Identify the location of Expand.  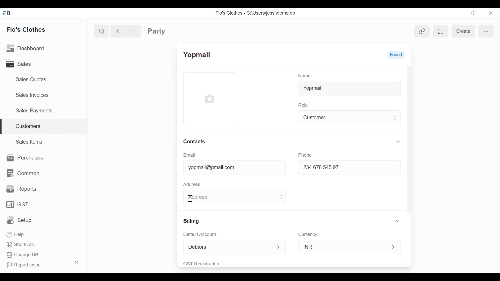
(282, 198).